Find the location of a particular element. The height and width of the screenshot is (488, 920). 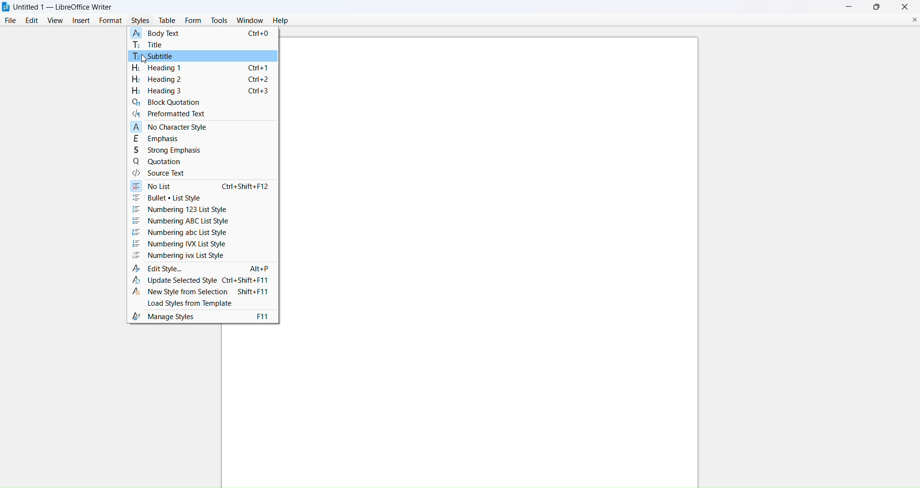

insert is located at coordinates (81, 20).